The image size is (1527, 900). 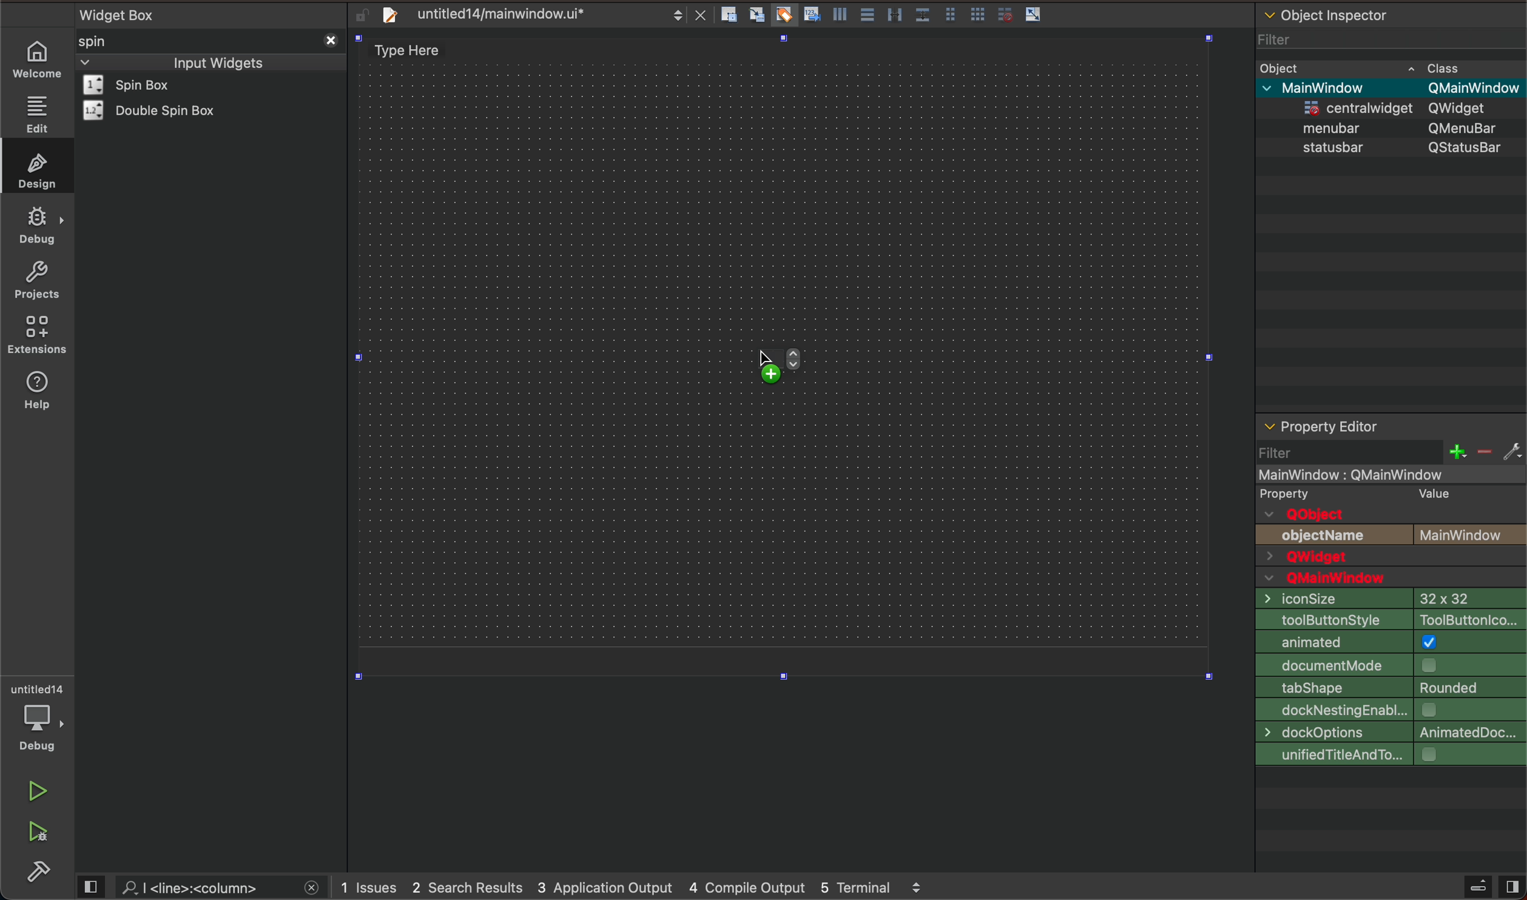 I want to click on text, so click(x=1472, y=535).